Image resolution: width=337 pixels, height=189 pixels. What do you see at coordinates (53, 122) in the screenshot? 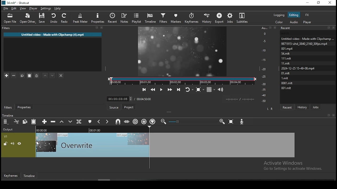
I see `ripple delete` at bounding box center [53, 122].